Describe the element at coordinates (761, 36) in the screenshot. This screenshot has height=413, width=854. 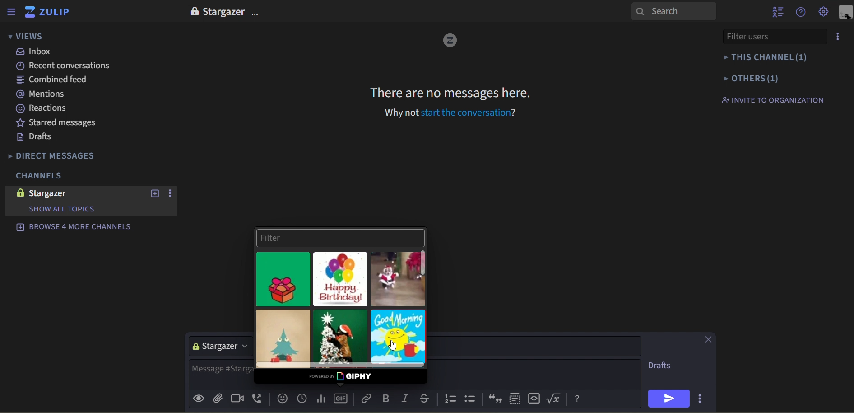
I see `File user` at that location.